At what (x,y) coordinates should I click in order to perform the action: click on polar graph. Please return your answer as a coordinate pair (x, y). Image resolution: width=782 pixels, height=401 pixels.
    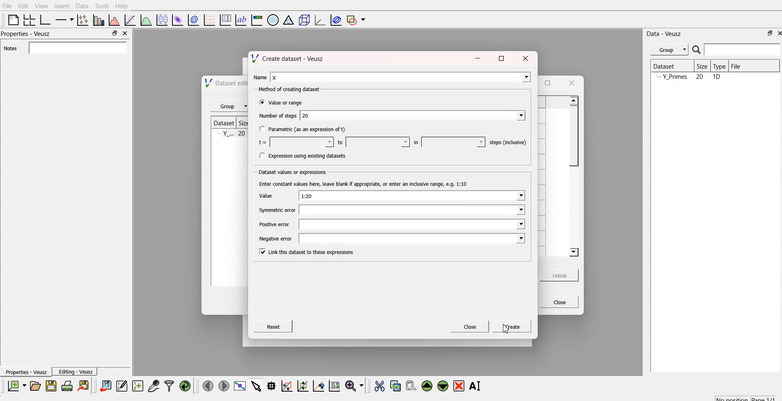
    Looking at the image, I should click on (274, 20).